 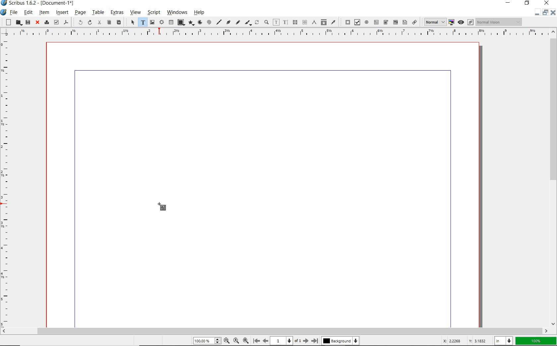 What do you see at coordinates (28, 12) in the screenshot?
I see `edit` at bounding box center [28, 12].